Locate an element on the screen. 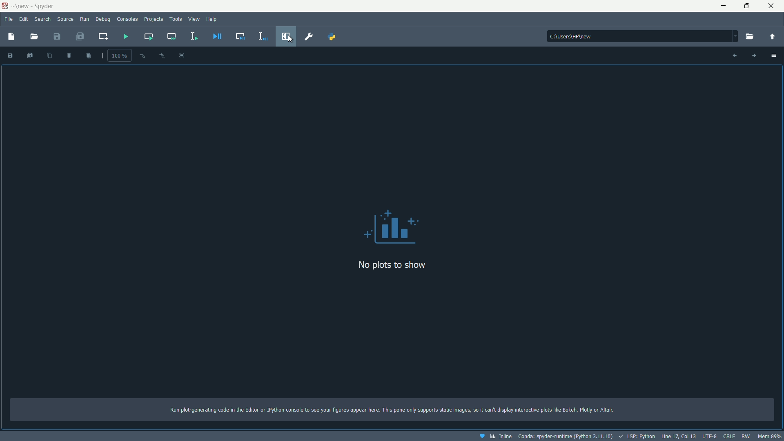 Image resolution: width=784 pixels, height=441 pixels. cursor position is located at coordinates (678, 437).